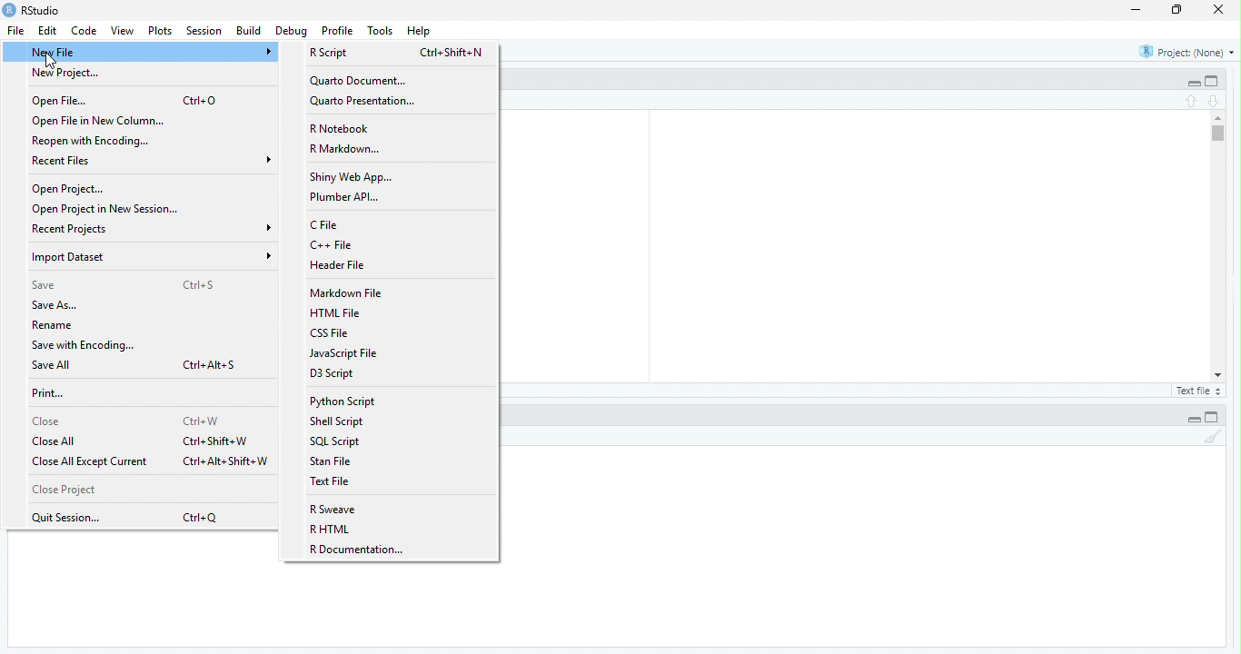 Image resolution: width=1241 pixels, height=654 pixels. What do you see at coordinates (154, 256) in the screenshot?
I see `Import Dataset` at bounding box center [154, 256].